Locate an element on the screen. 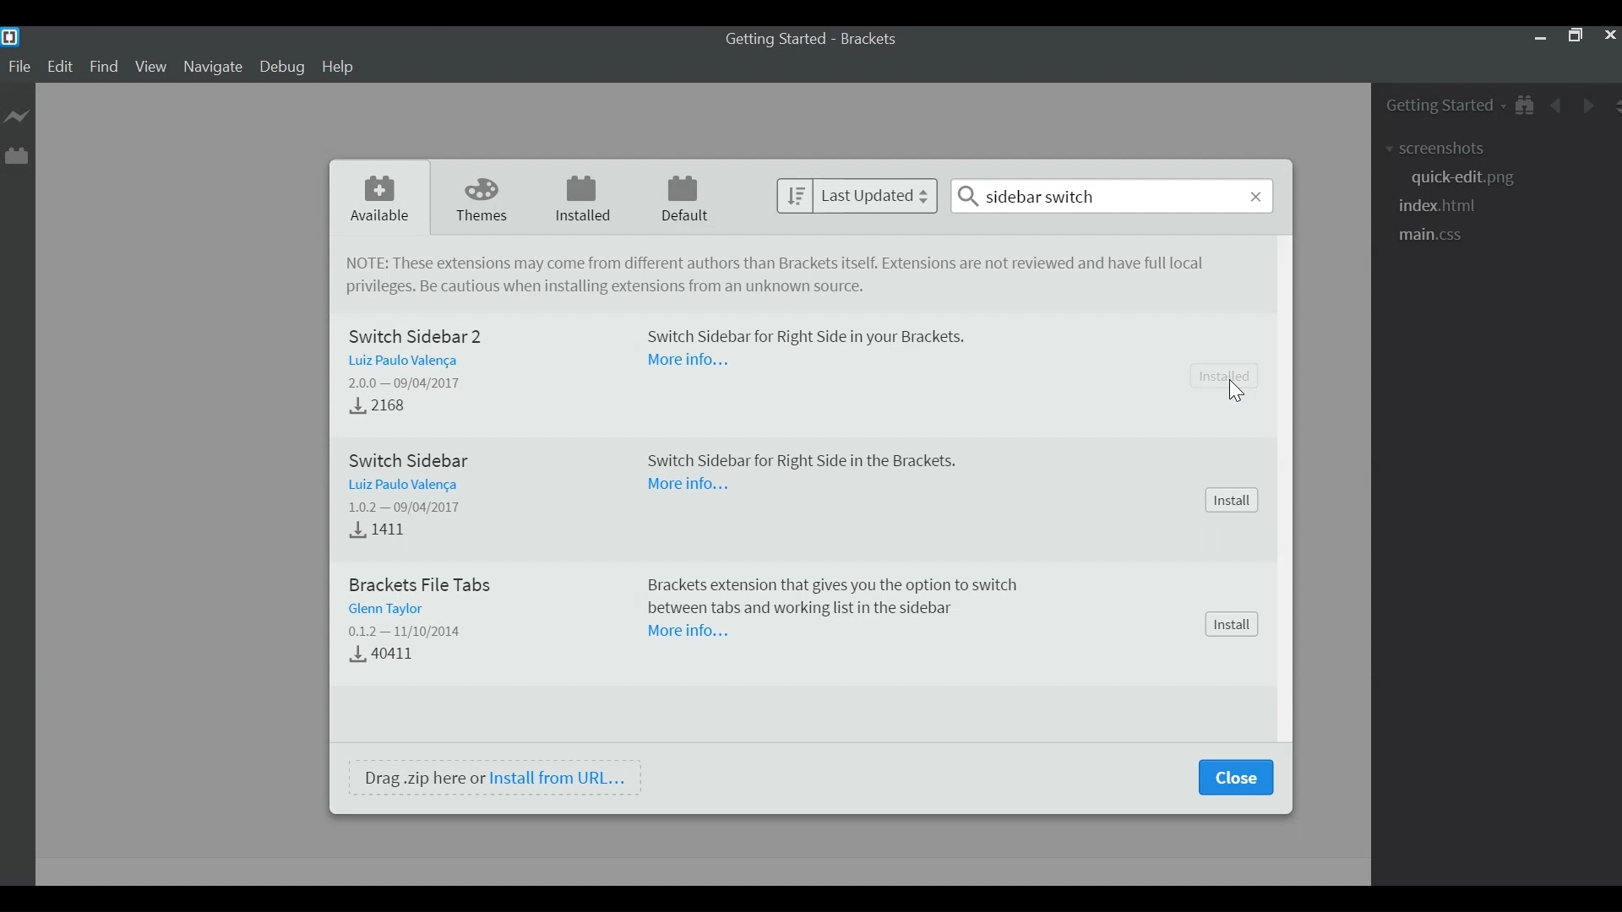 This screenshot has width=1622, height=912. Author is located at coordinates (399, 610).